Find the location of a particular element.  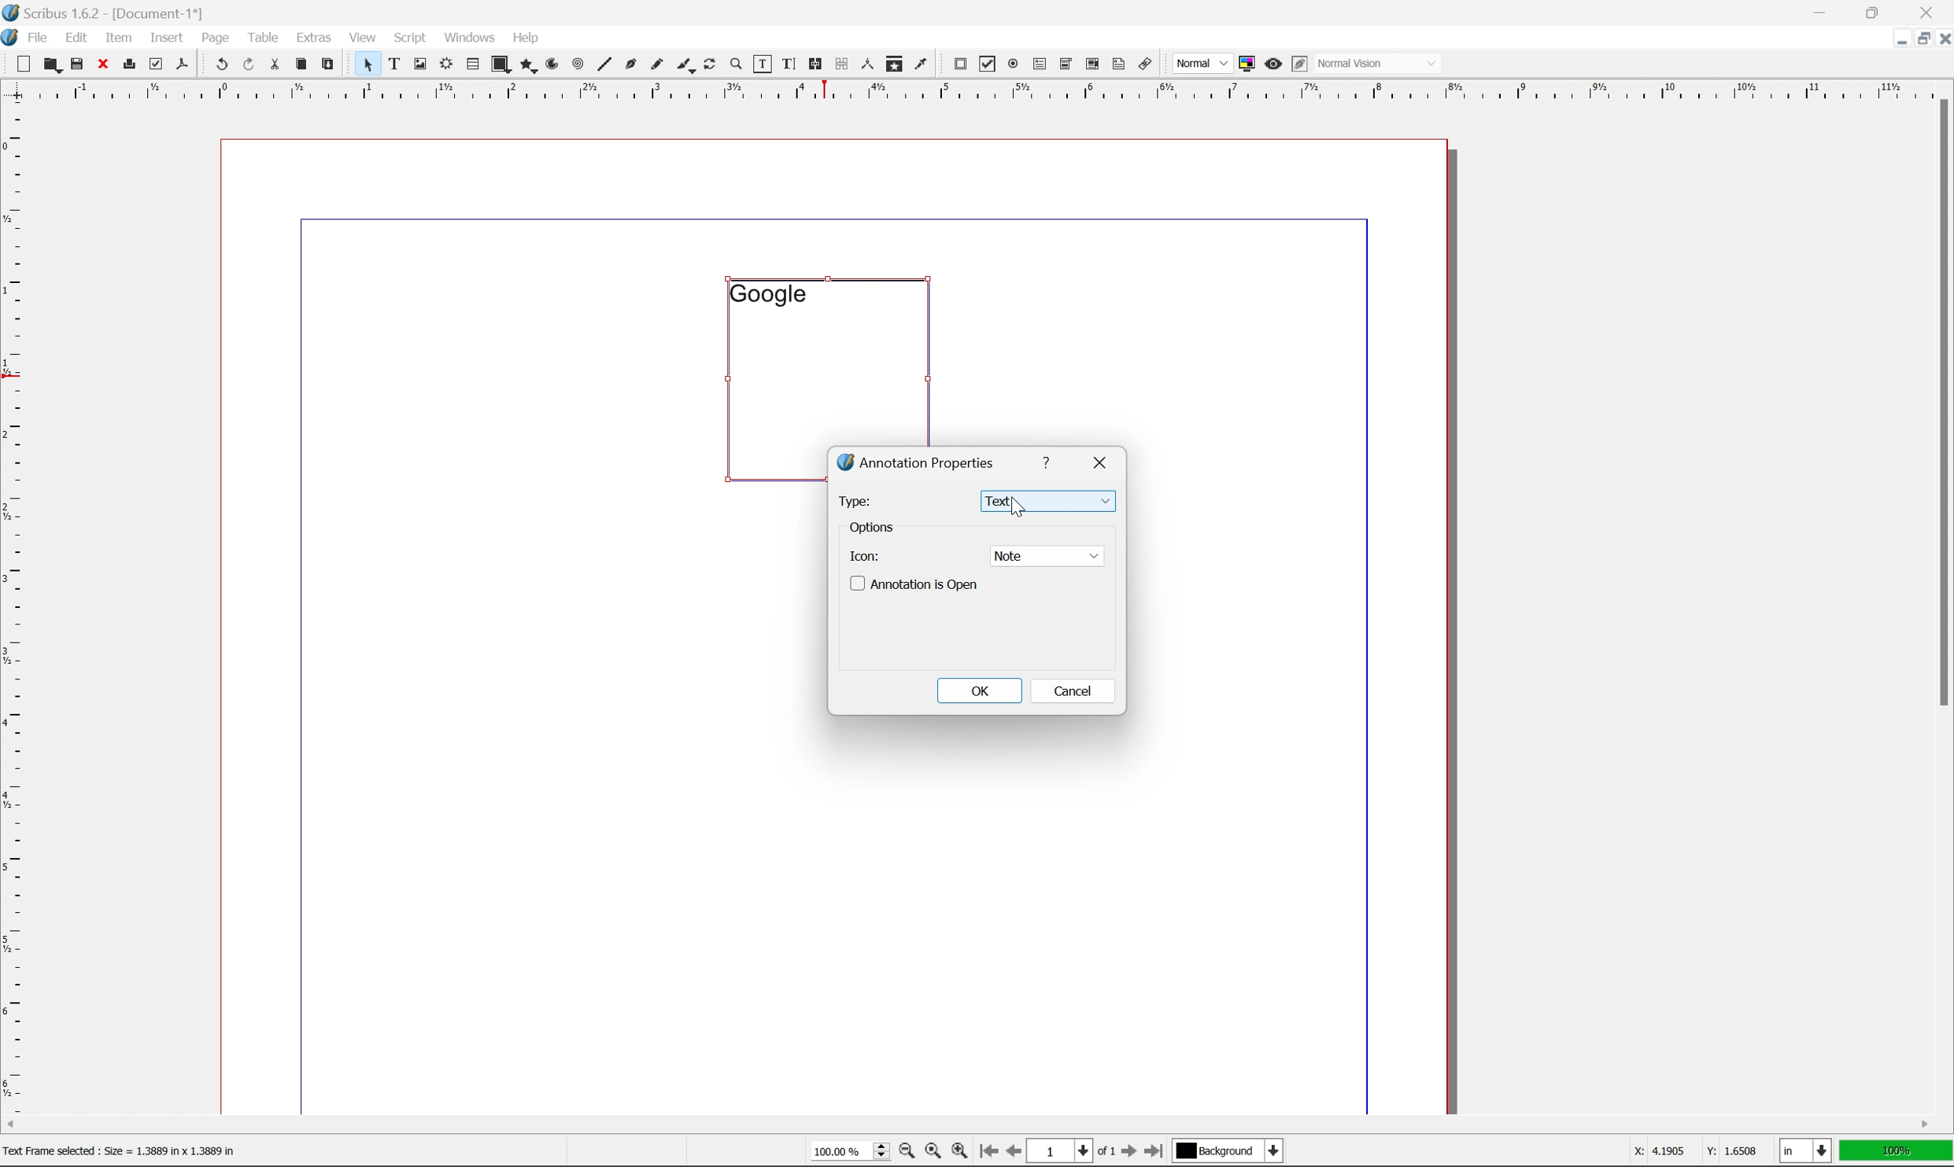

preflight verifier is located at coordinates (157, 63).